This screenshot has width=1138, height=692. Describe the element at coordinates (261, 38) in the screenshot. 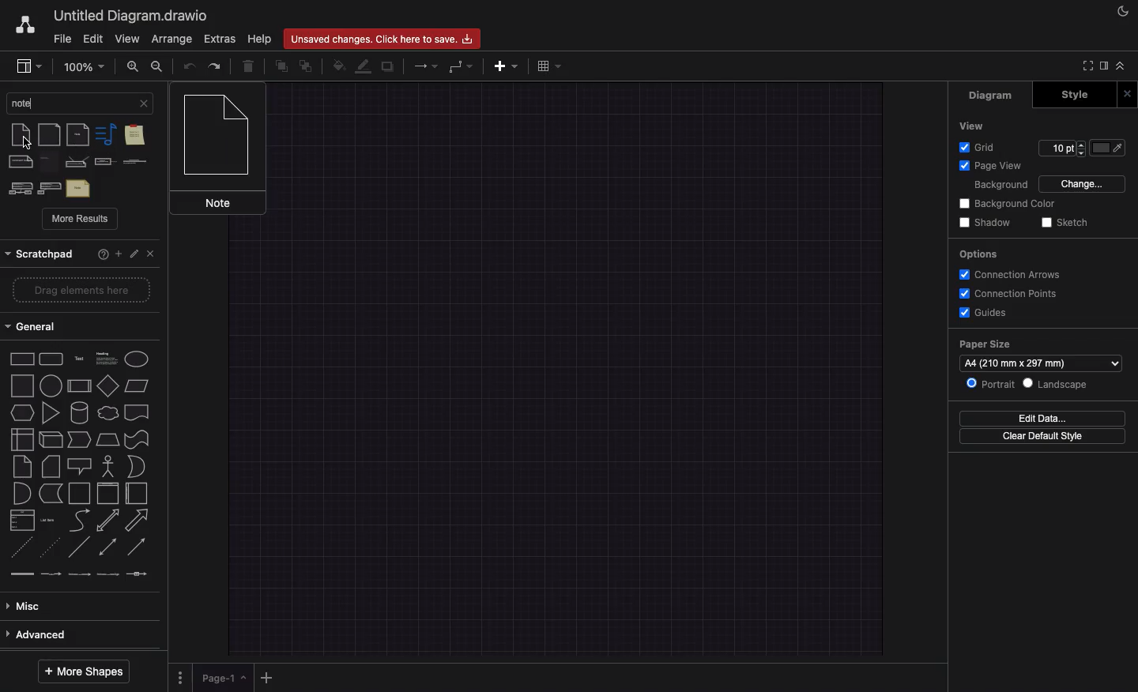

I see `Help` at that location.